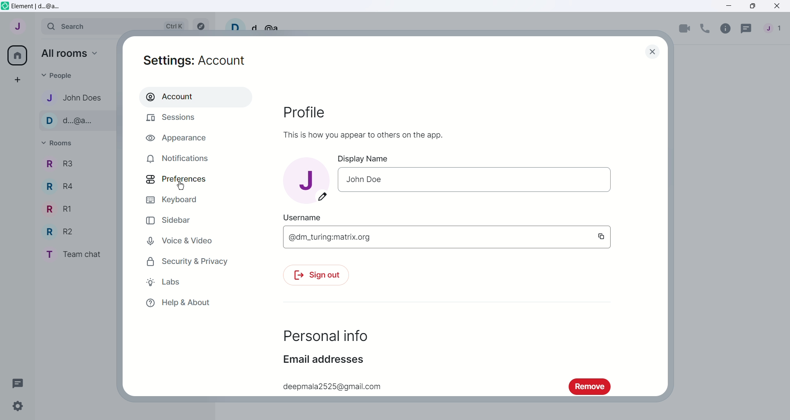  I want to click on User menu, so click(18, 25).